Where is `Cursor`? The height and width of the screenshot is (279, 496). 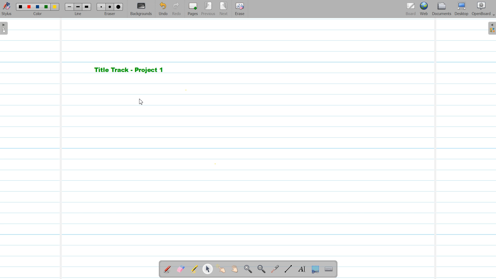
Cursor is located at coordinates (141, 101).